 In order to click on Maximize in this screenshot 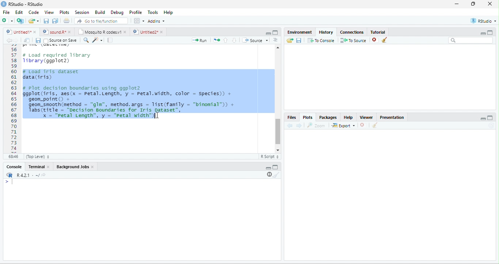, I will do `click(275, 167)`.